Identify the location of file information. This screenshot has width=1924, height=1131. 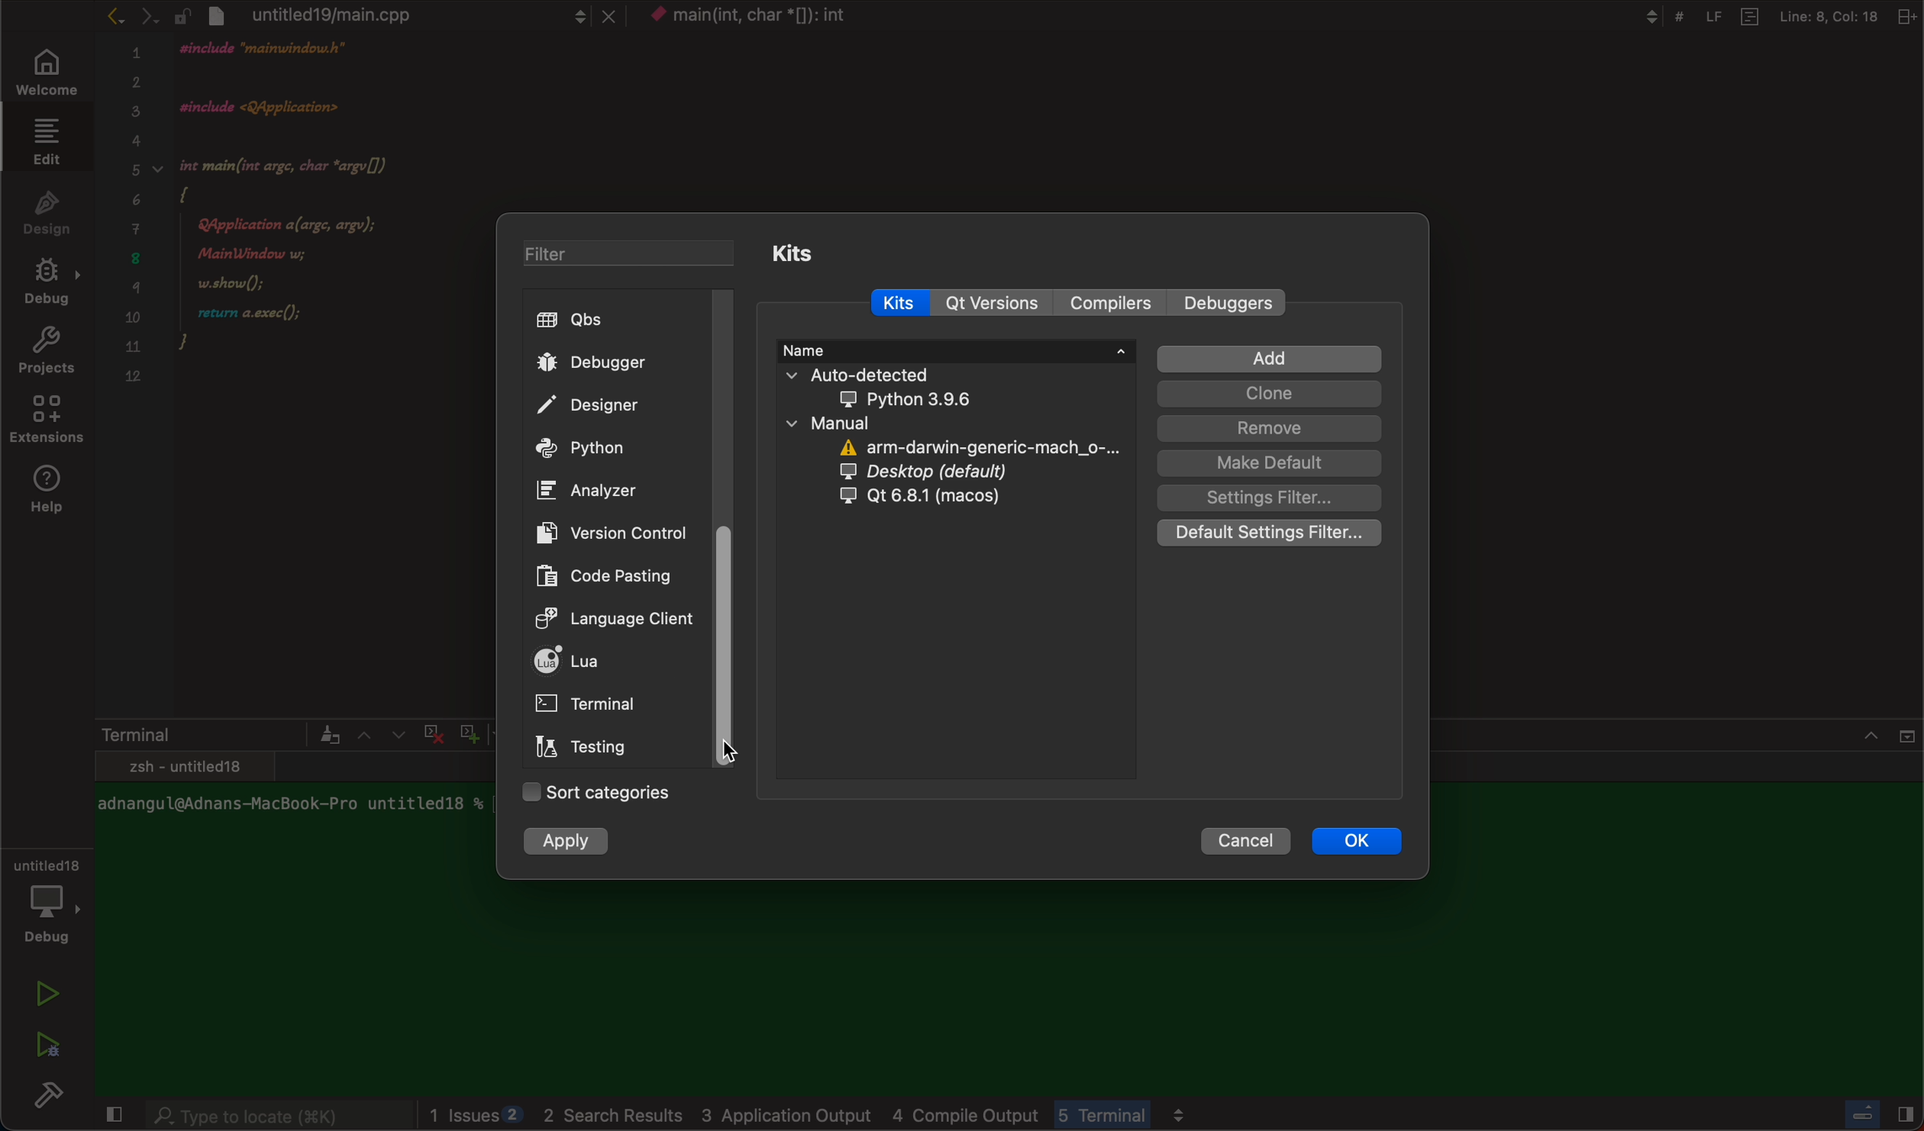
(1767, 16).